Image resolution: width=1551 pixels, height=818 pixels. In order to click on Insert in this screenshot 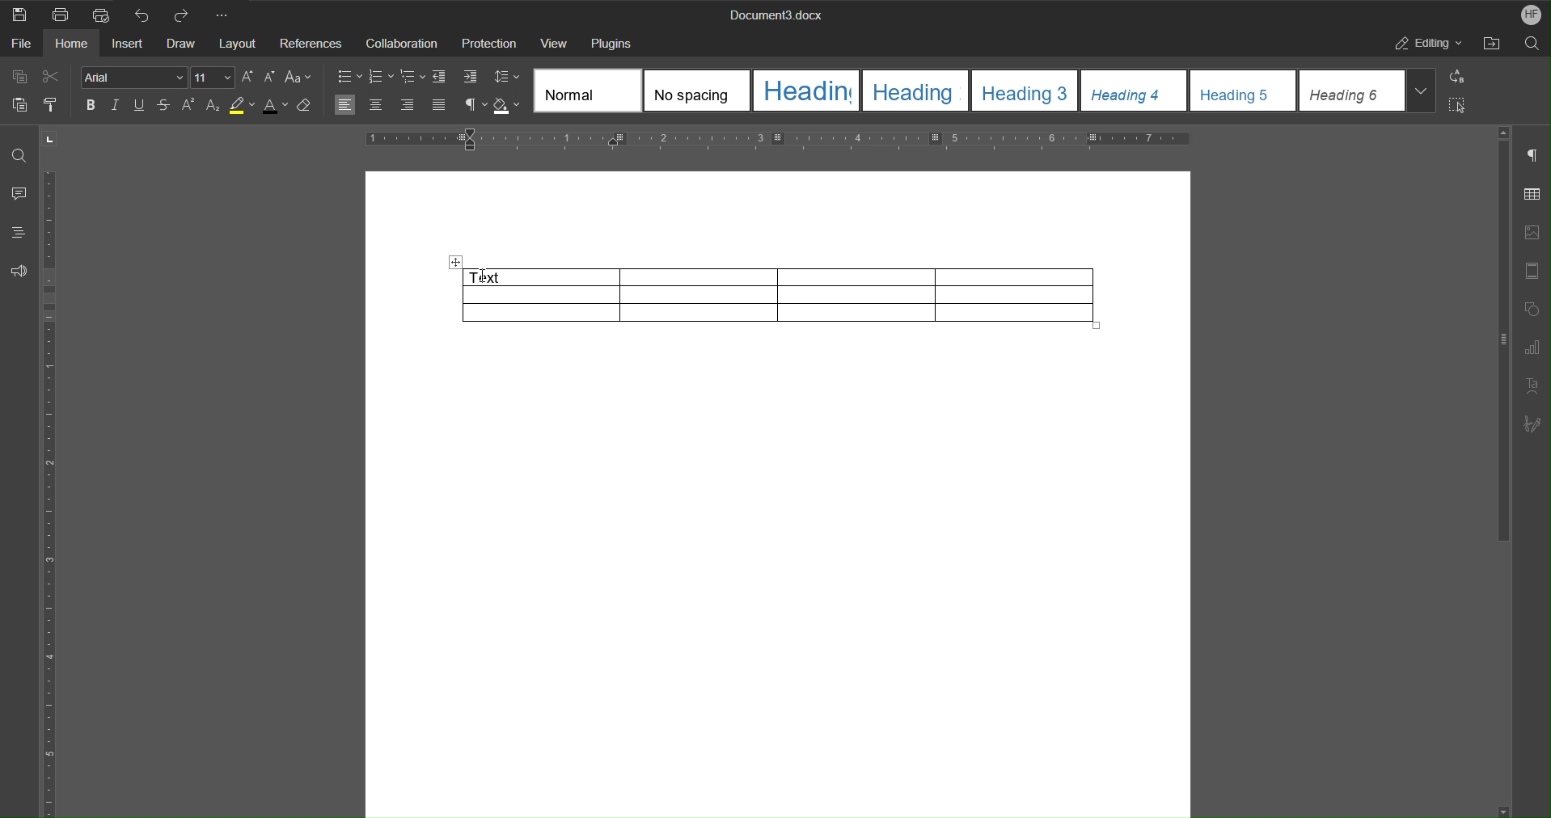, I will do `click(127, 43)`.